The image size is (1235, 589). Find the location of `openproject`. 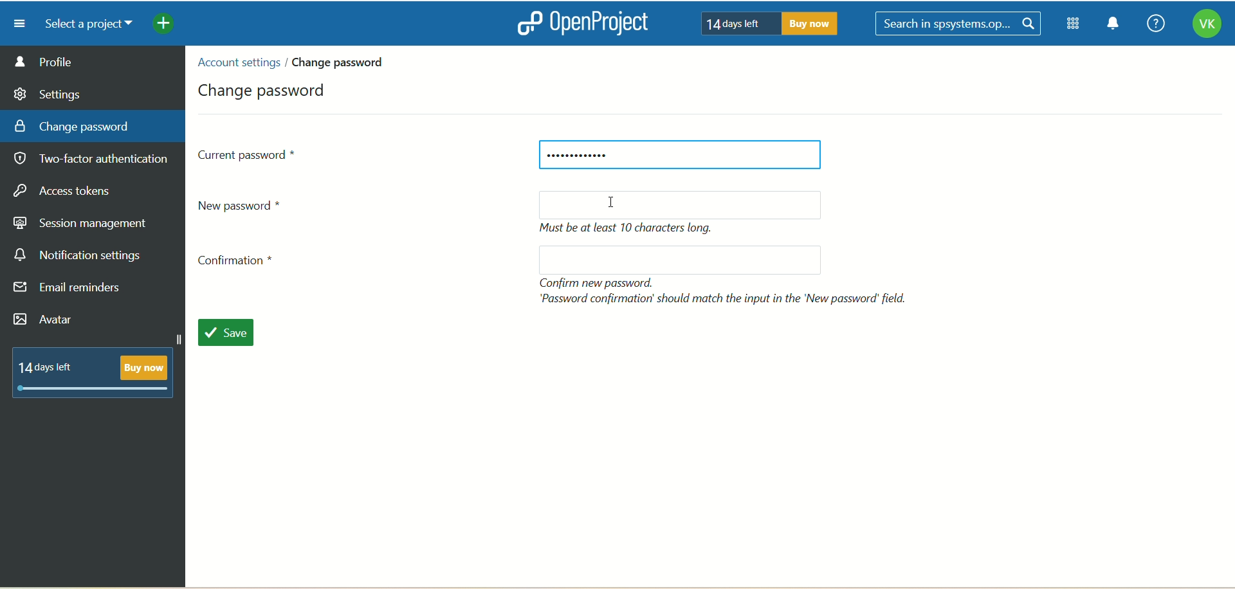

openproject is located at coordinates (580, 23).